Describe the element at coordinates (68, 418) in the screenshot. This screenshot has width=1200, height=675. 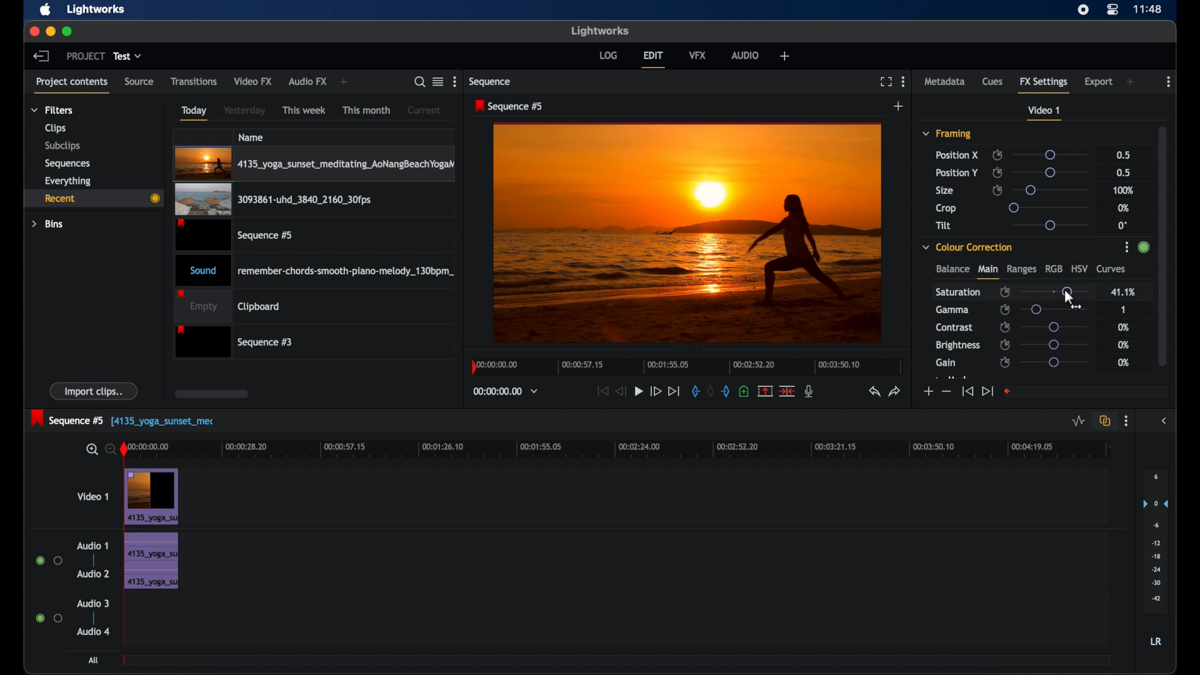
I see `sequence 5` at that location.